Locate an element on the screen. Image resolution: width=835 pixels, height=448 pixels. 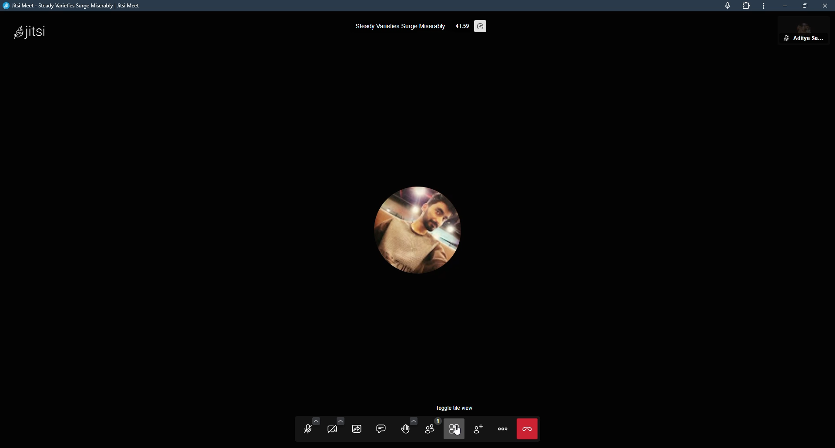
more actions is located at coordinates (503, 428).